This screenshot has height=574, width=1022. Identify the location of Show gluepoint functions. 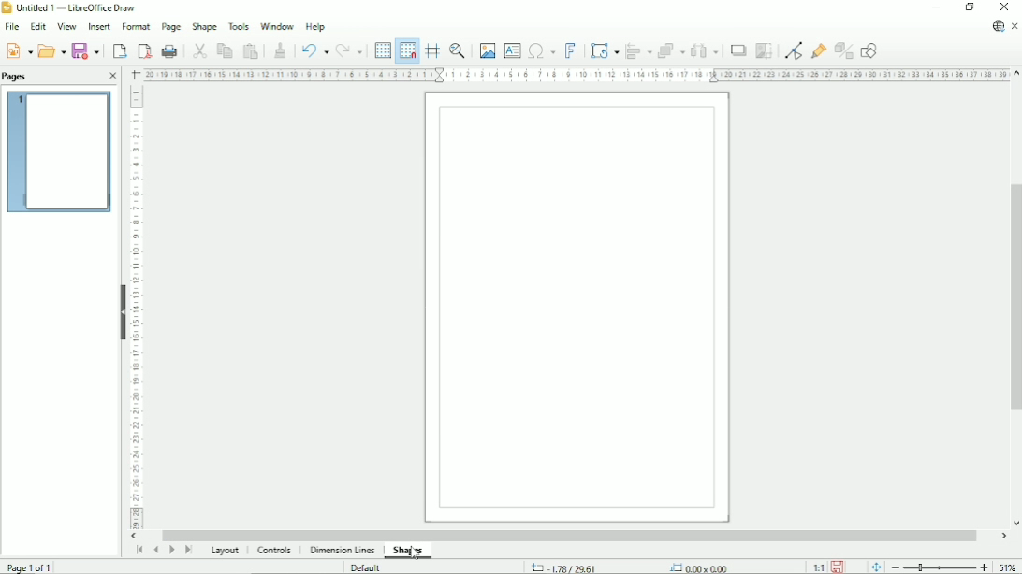
(817, 52).